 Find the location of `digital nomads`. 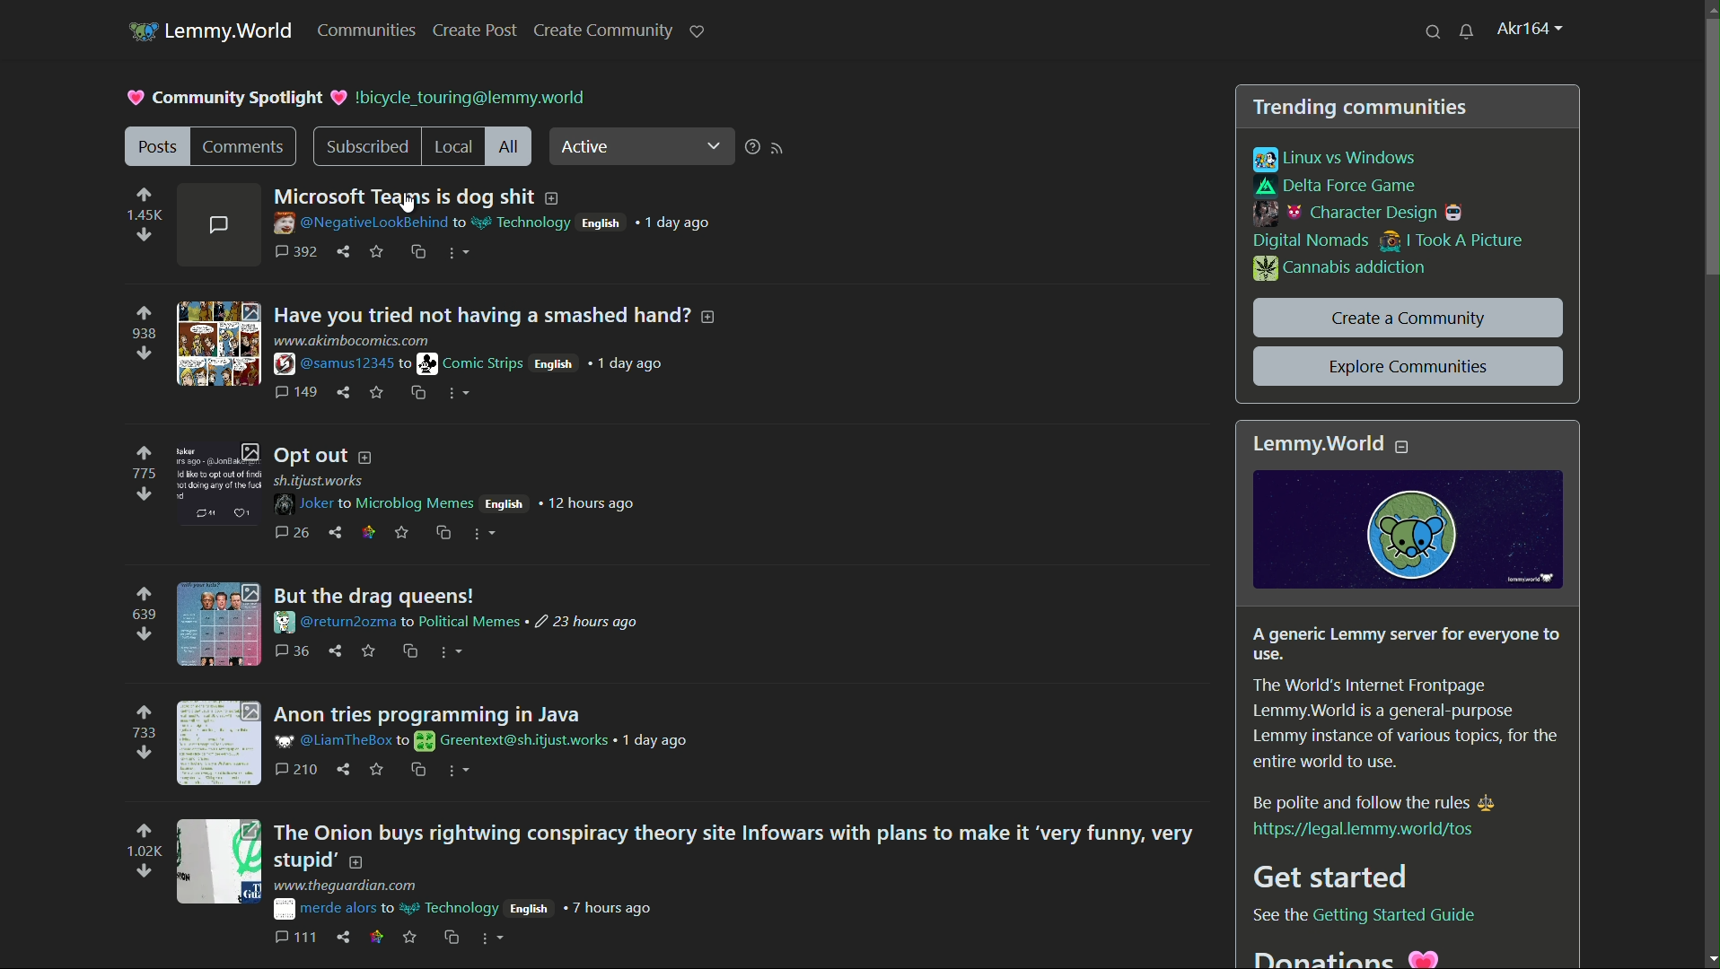

digital nomads is located at coordinates (1312, 241).